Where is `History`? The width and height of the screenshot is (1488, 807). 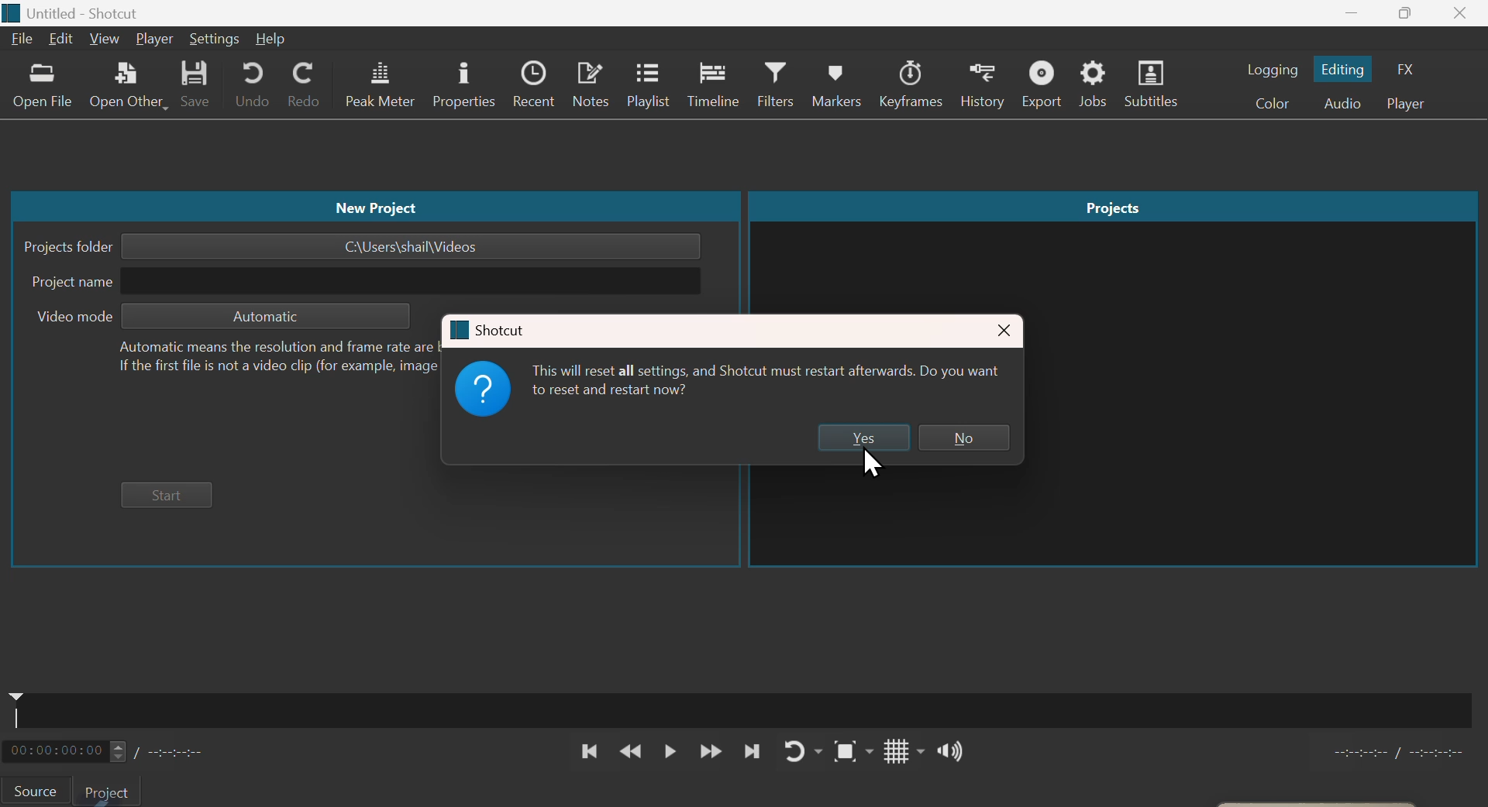
History is located at coordinates (983, 84).